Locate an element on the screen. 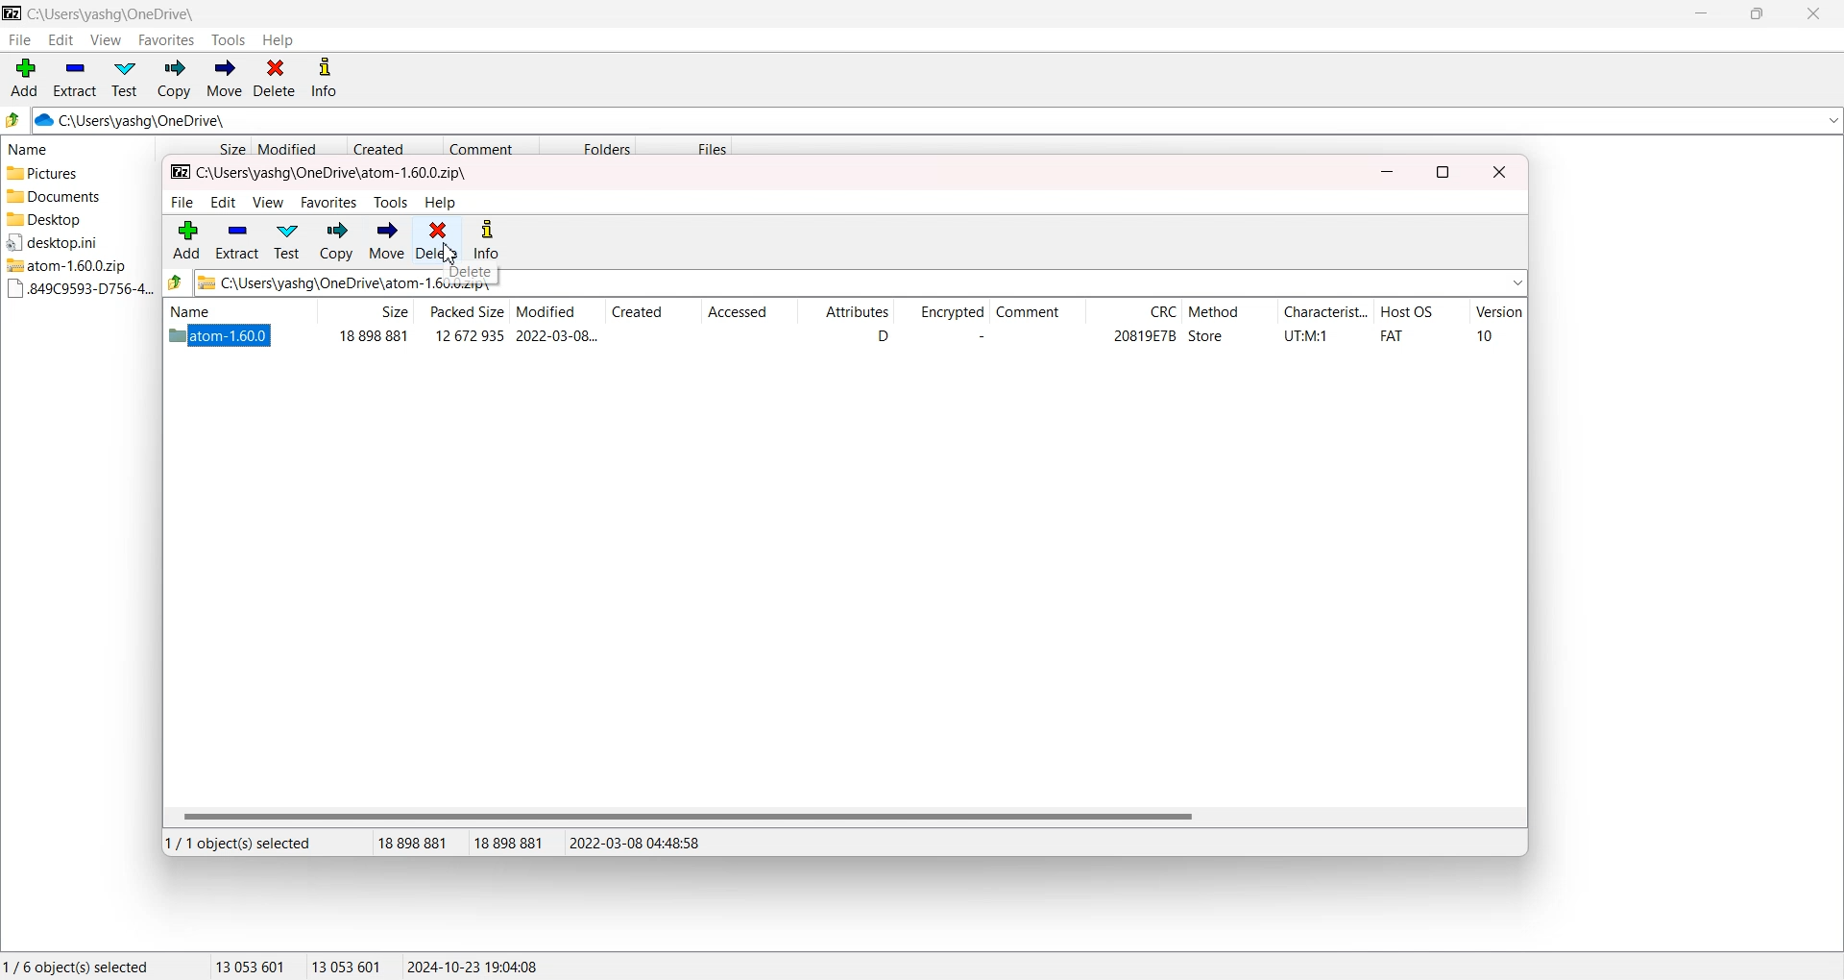  2024-10-23 19:04:08 is located at coordinates (474, 966).